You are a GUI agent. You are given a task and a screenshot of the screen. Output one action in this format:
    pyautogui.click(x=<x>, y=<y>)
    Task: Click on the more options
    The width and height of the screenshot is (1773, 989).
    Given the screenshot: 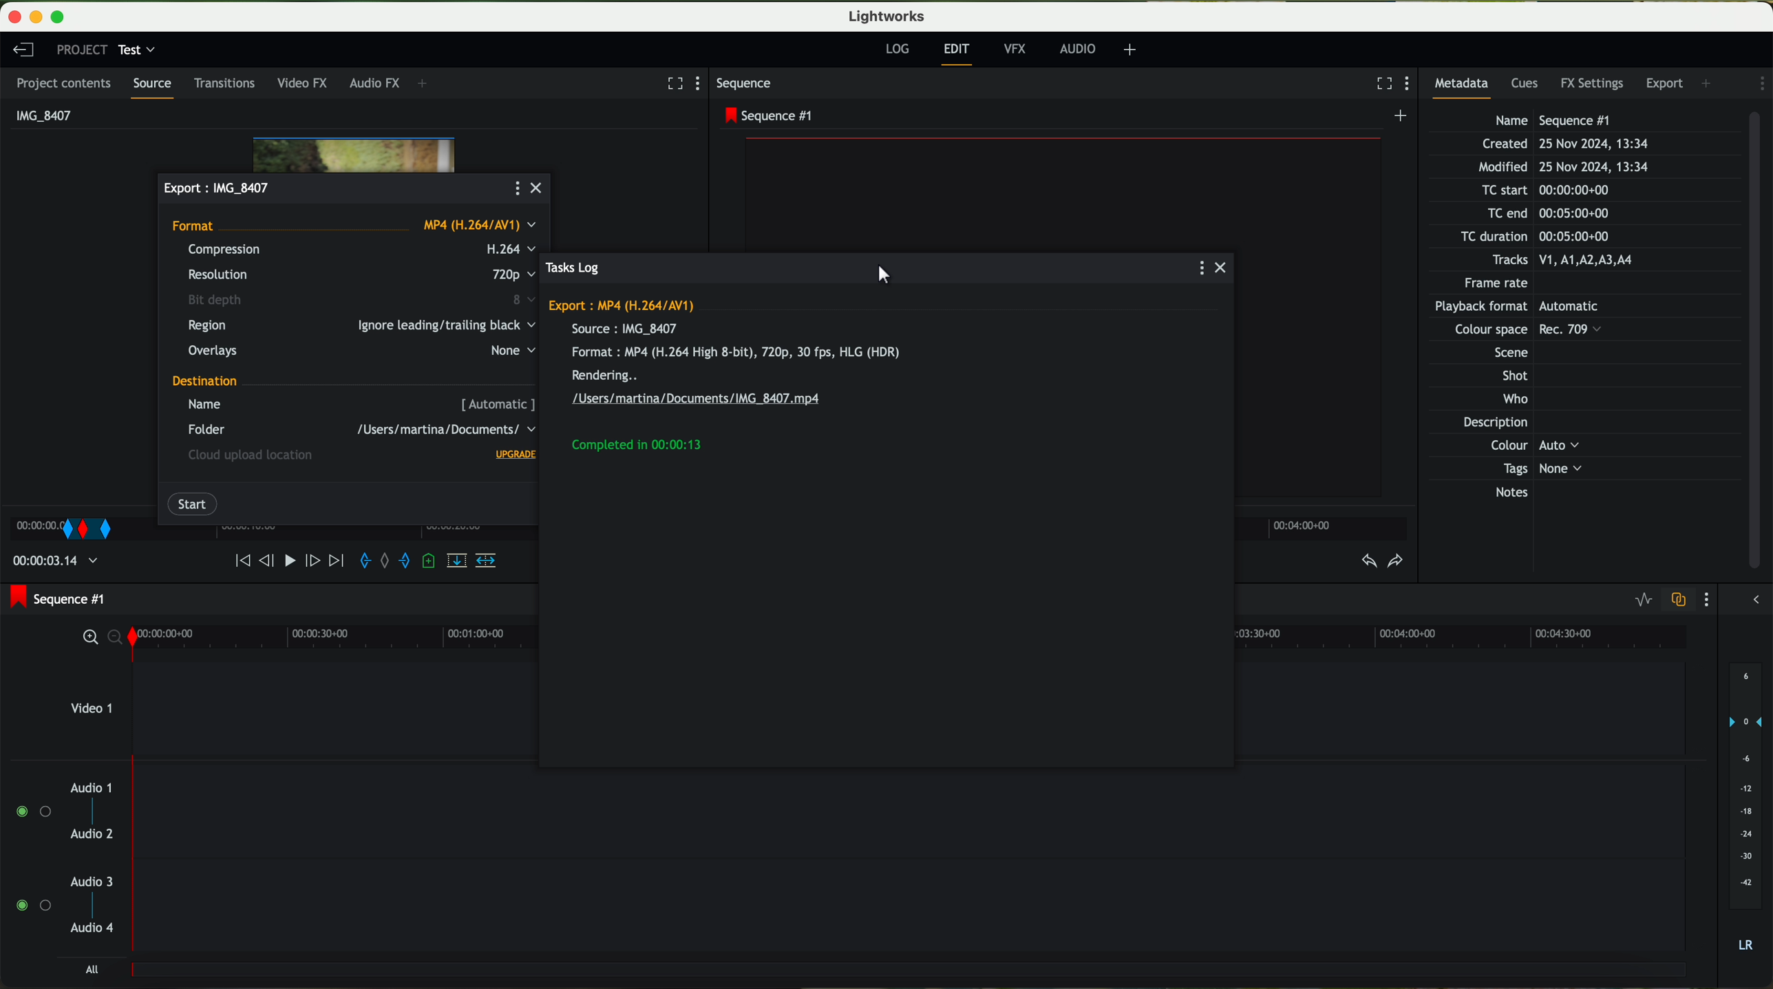 What is the action you would take?
    pyautogui.click(x=516, y=188)
    